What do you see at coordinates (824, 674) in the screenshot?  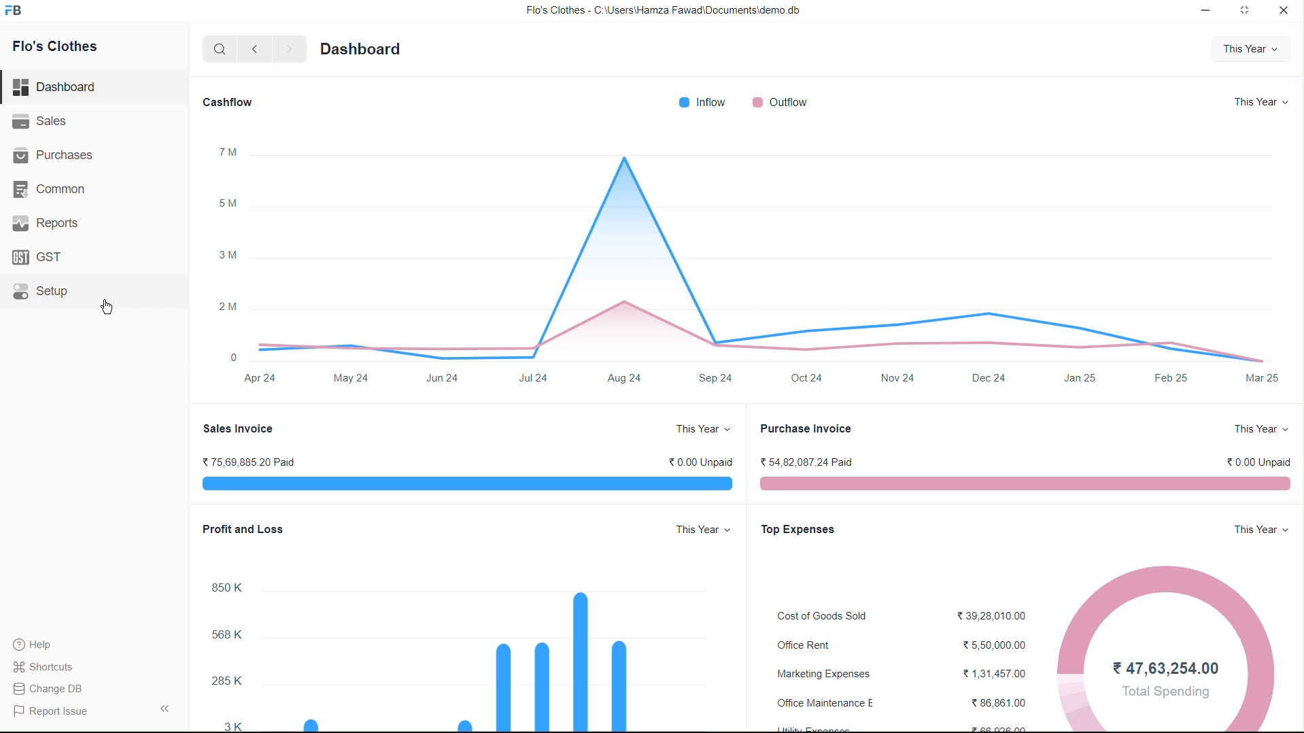 I see `Marketing Expenses` at bounding box center [824, 674].